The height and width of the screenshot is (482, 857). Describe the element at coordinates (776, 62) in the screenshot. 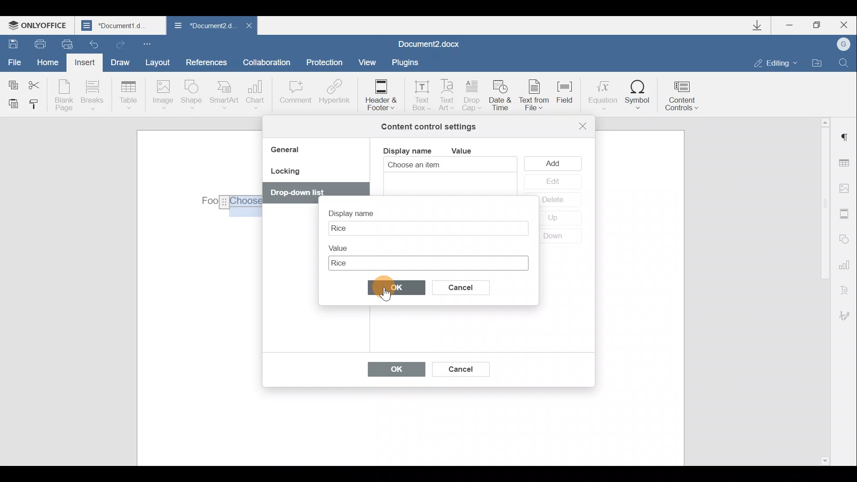

I see `Editing mode` at that location.